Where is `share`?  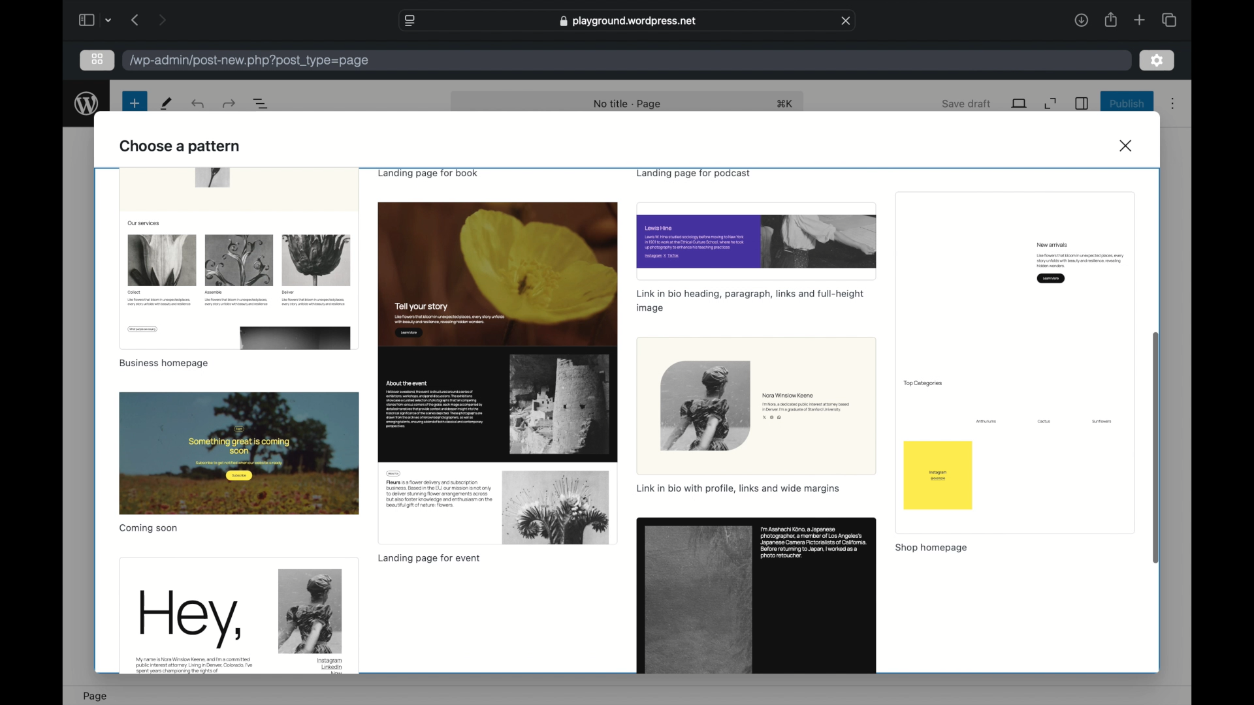
share is located at coordinates (1109, 19).